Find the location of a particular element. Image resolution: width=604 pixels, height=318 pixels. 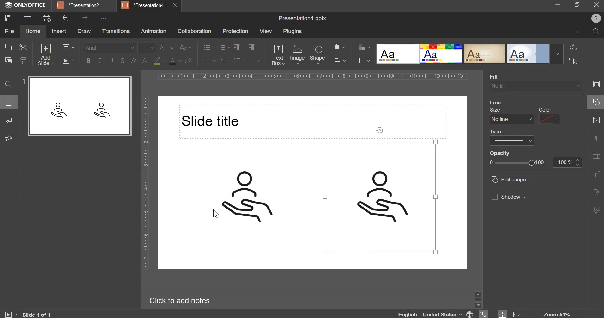

file location is located at coordinates (577, 32).